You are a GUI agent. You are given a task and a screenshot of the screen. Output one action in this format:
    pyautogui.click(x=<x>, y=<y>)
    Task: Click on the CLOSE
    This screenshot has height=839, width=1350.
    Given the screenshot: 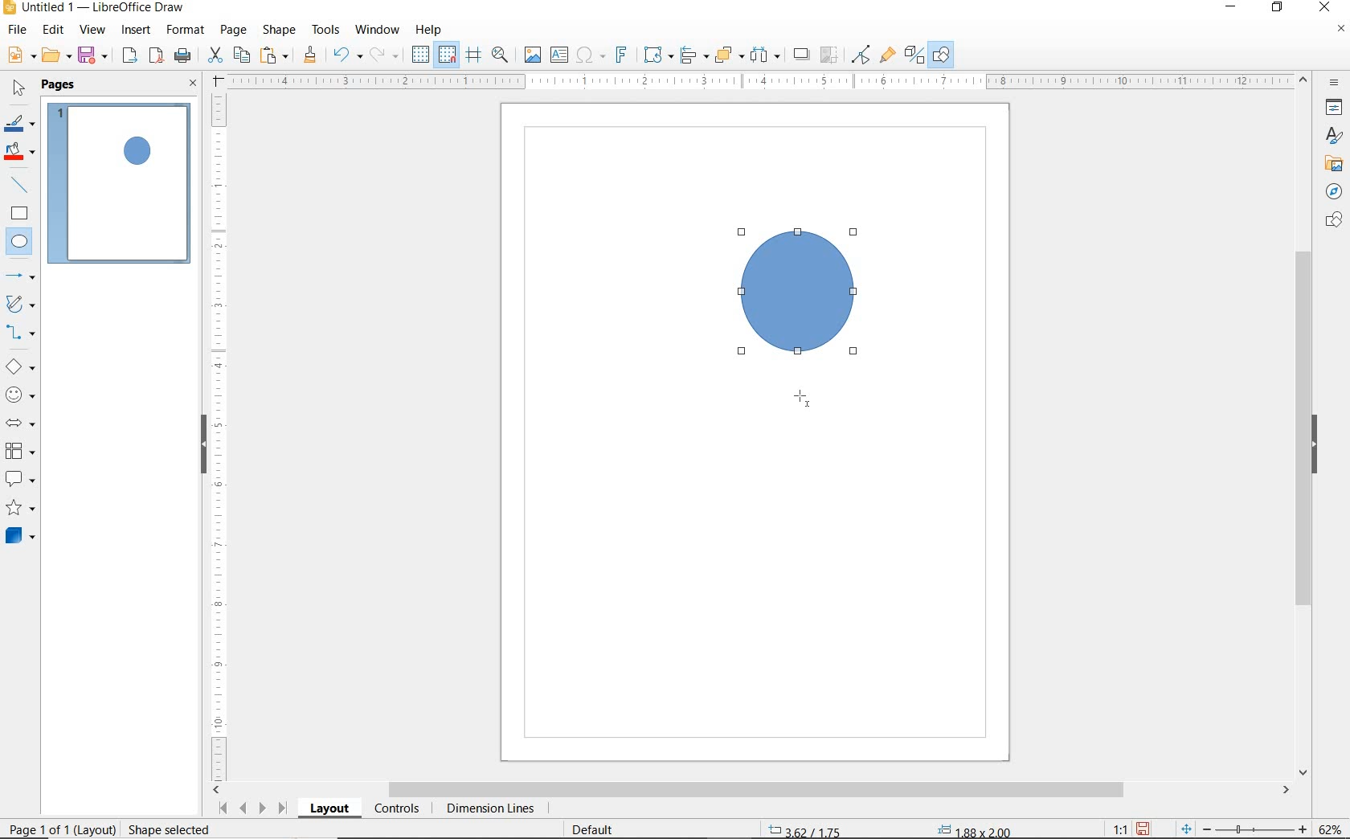 What is the action you would take?
    pyautogui.click(x=193, y=84)
    